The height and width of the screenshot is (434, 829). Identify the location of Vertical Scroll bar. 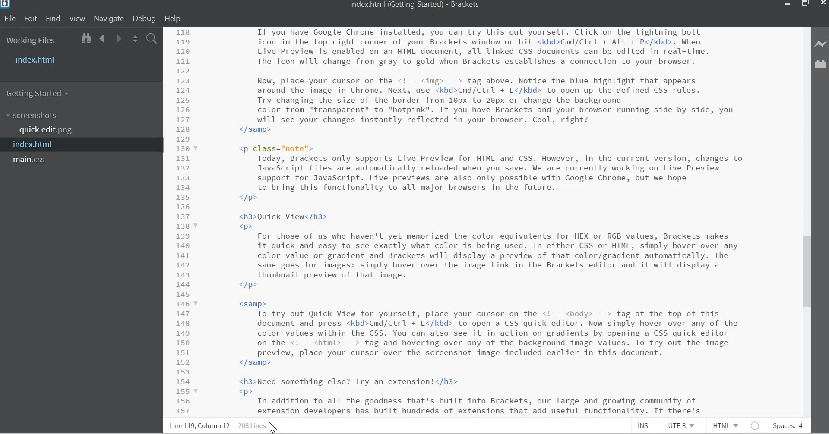
(807, 271).